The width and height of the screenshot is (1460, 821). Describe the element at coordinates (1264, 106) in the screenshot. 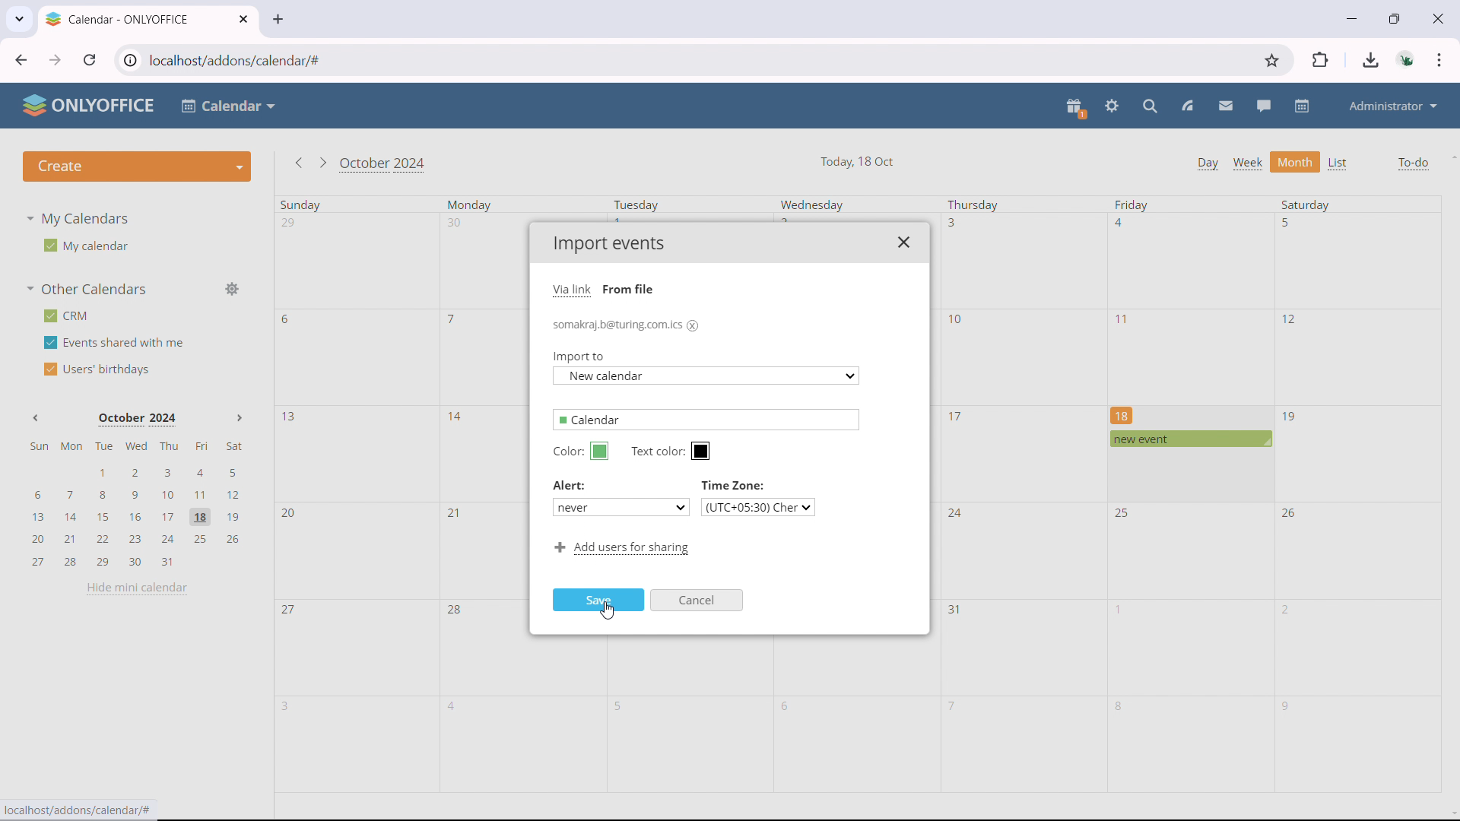

I see `talk` at that location.